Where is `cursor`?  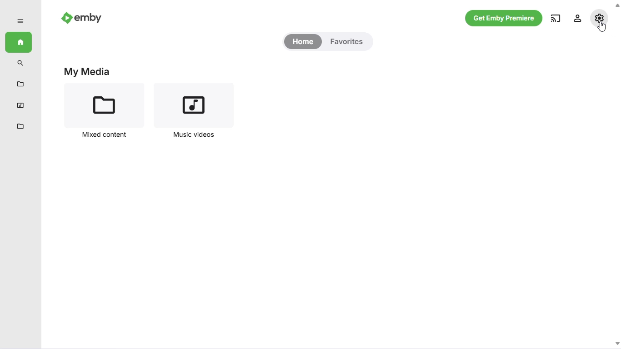
cursor is located at coordinates (601, 27).